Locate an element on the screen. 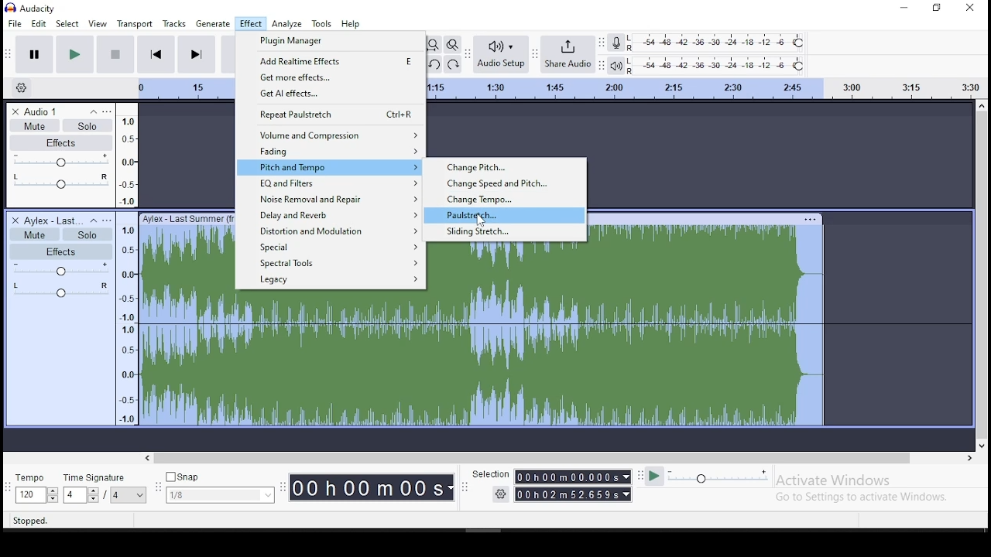  record mixer is located at coordinates (616, 43).